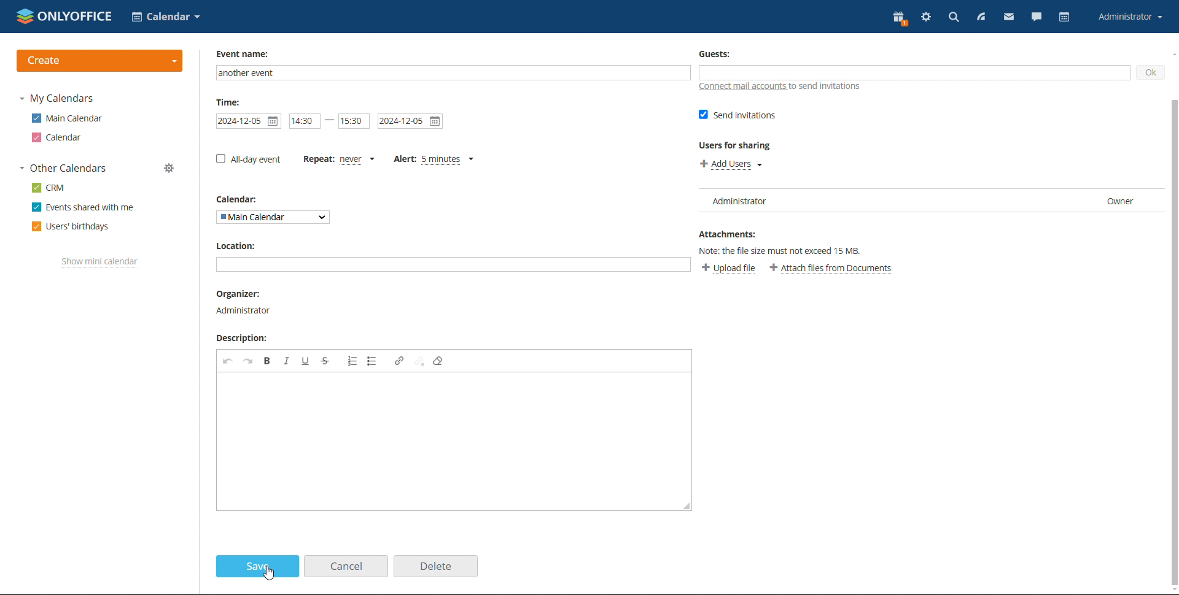 The height and width of the screenshot is (595, 1179). Describe the element at coordinates (63, 169) in the screenshot. I see `other calendars` at that location.